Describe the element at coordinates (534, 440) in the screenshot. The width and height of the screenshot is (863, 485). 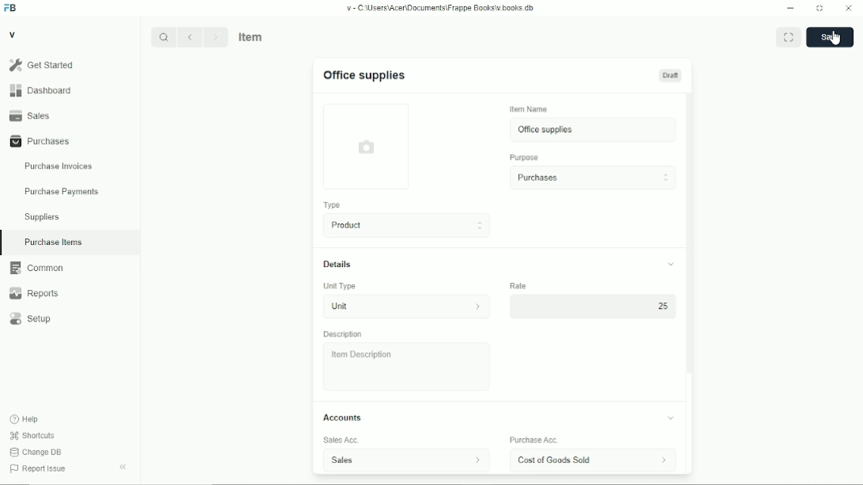
I see `purchase acc.` at that location.